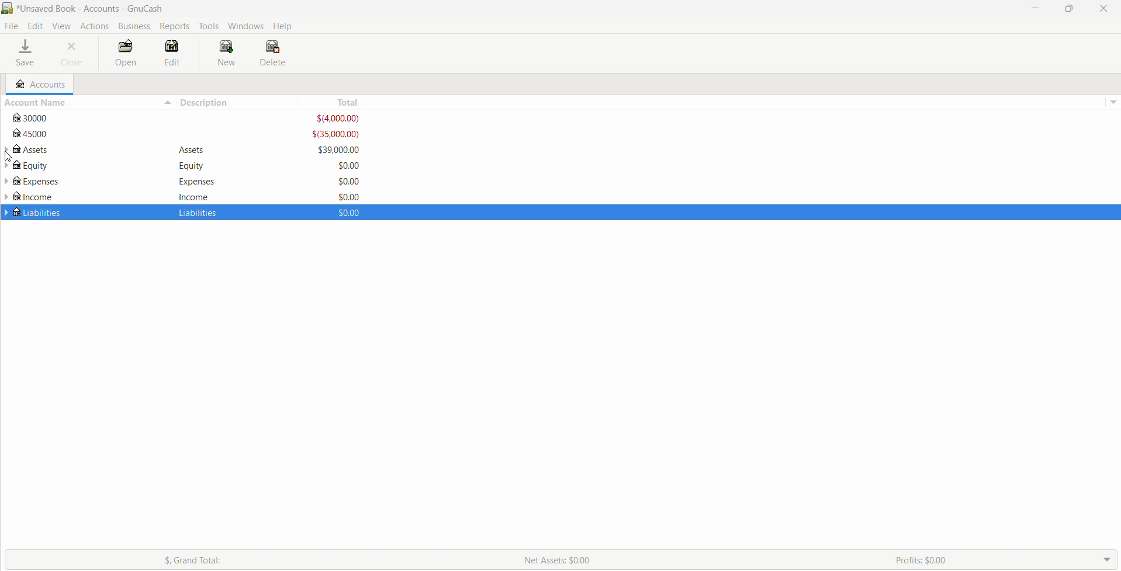 Image resolution: width=1121 pixels, height=571 pixels. What do you see at coordinates (347, 181) in the screenshot?
I see `$0.00` at bounding box center [347, 181].